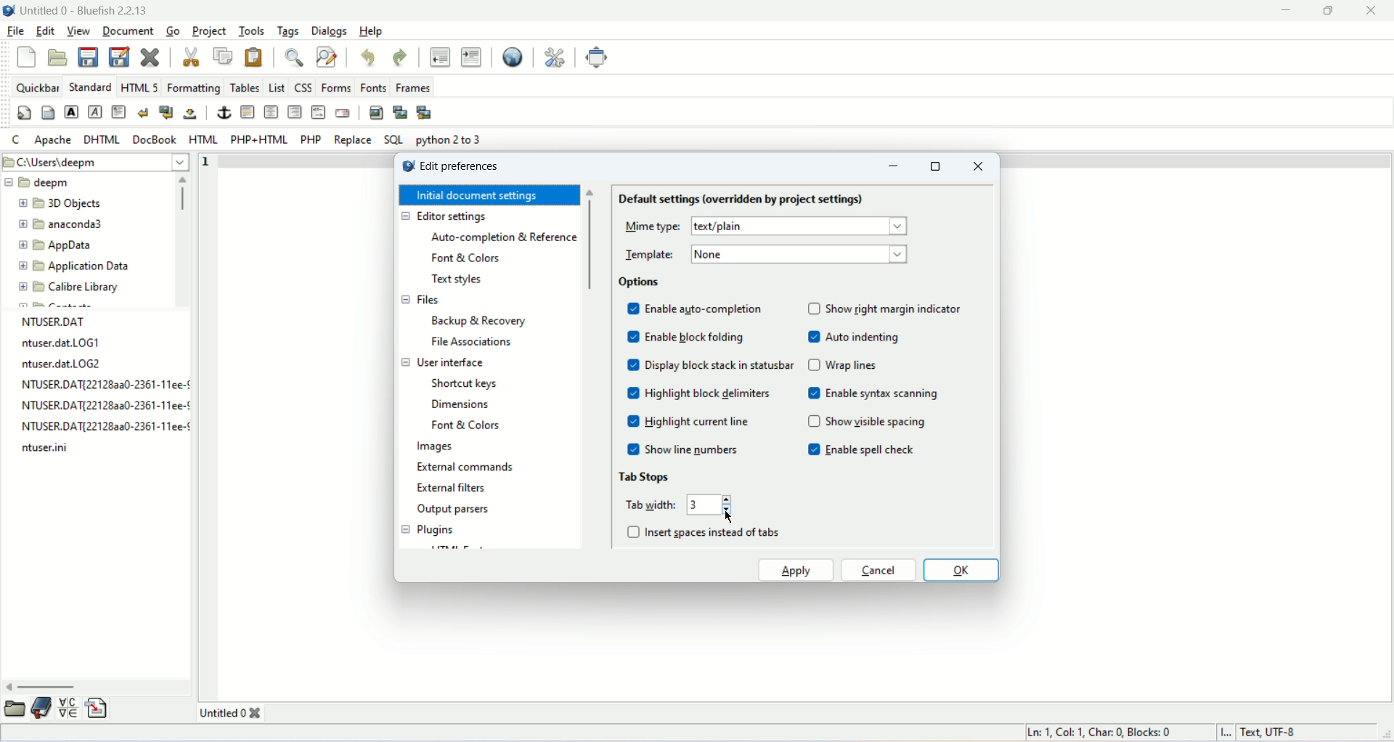  I want to click on font and colors, so click(469, 258).